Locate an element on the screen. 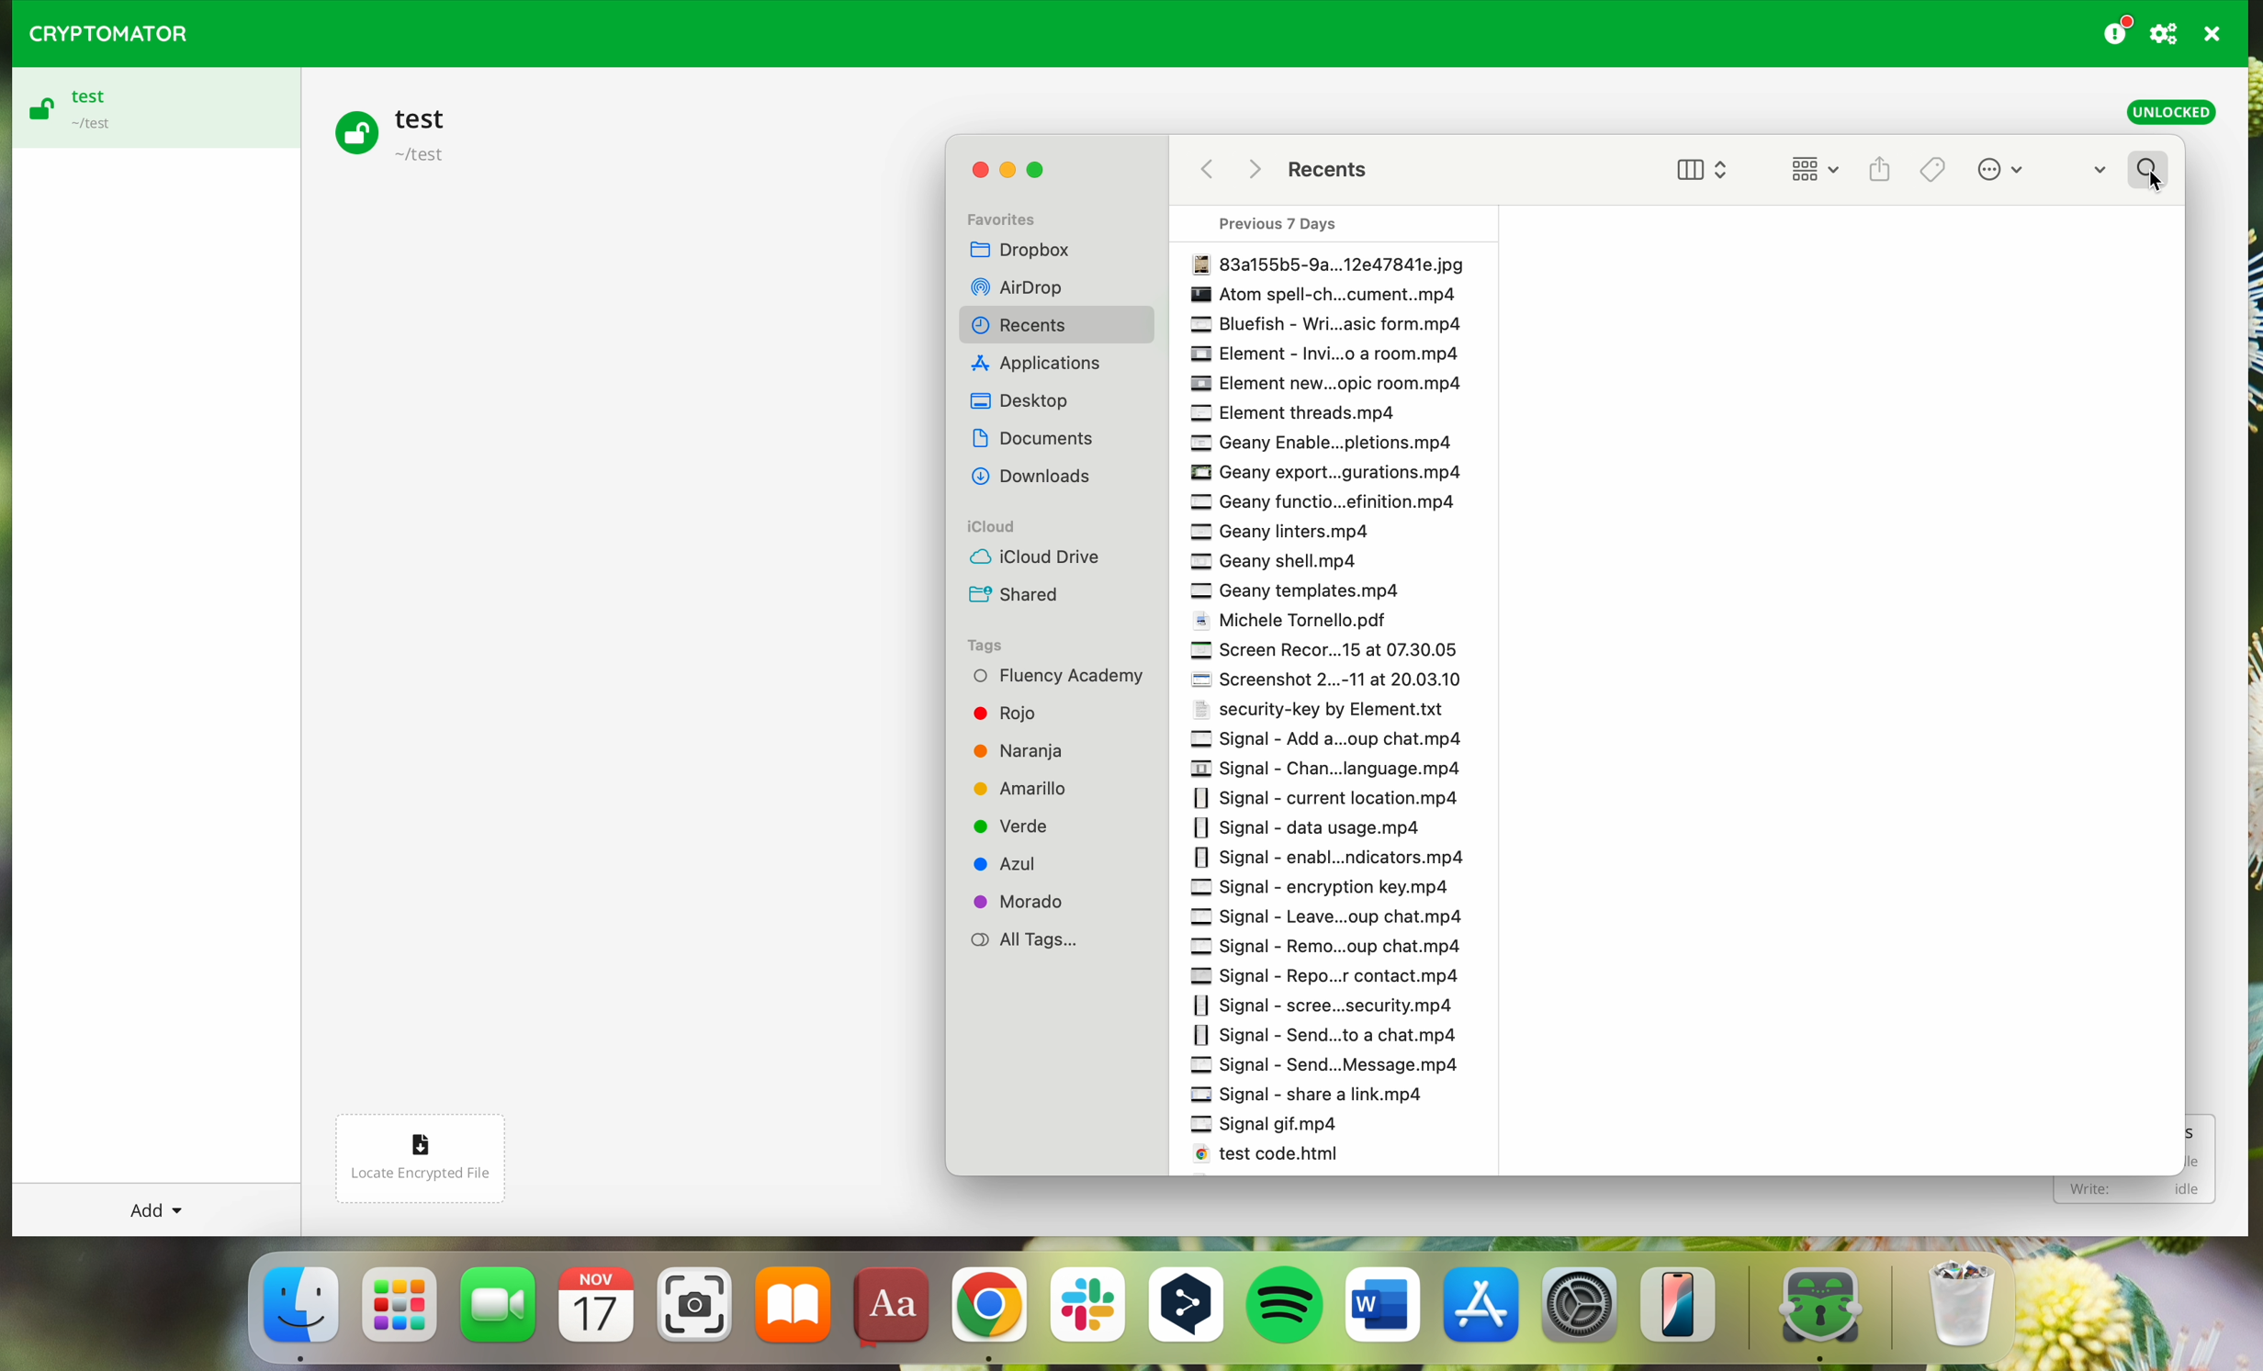 The image size is (2263, 1371). calendar is located at coordinates (597, 1312).